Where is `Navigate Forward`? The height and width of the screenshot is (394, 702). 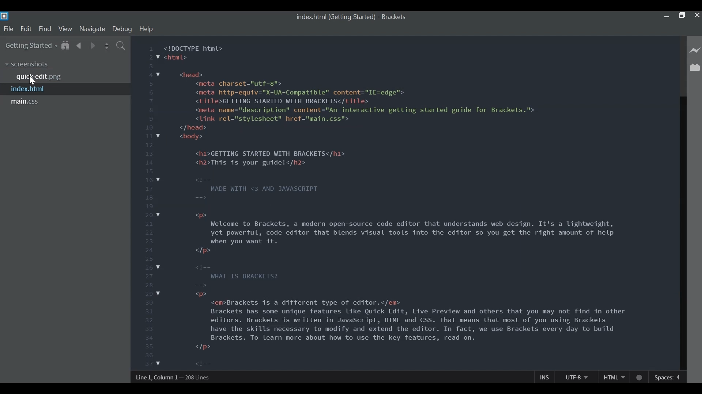 Navigate Forward is located at coordinates (93, 45).